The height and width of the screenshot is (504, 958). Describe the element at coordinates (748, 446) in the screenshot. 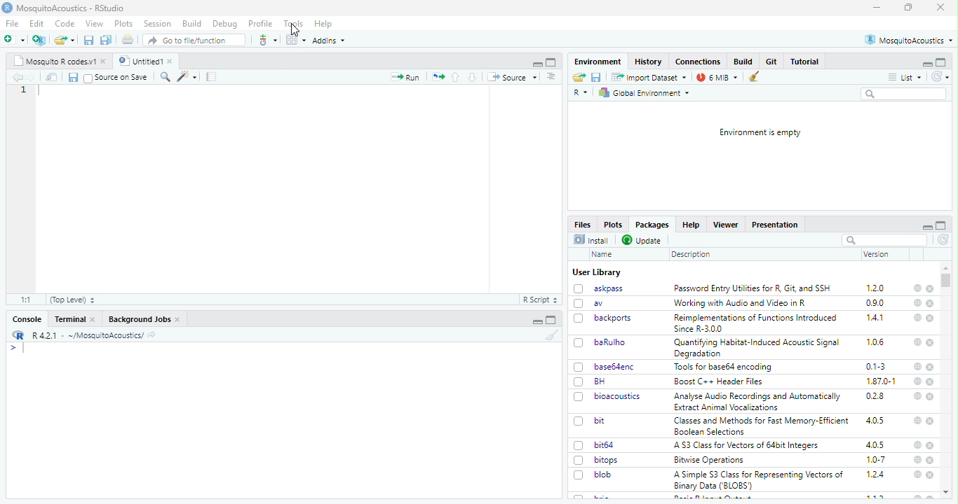

I see `A 'S3 Class for Vectors of 64bit Integers` at that location.